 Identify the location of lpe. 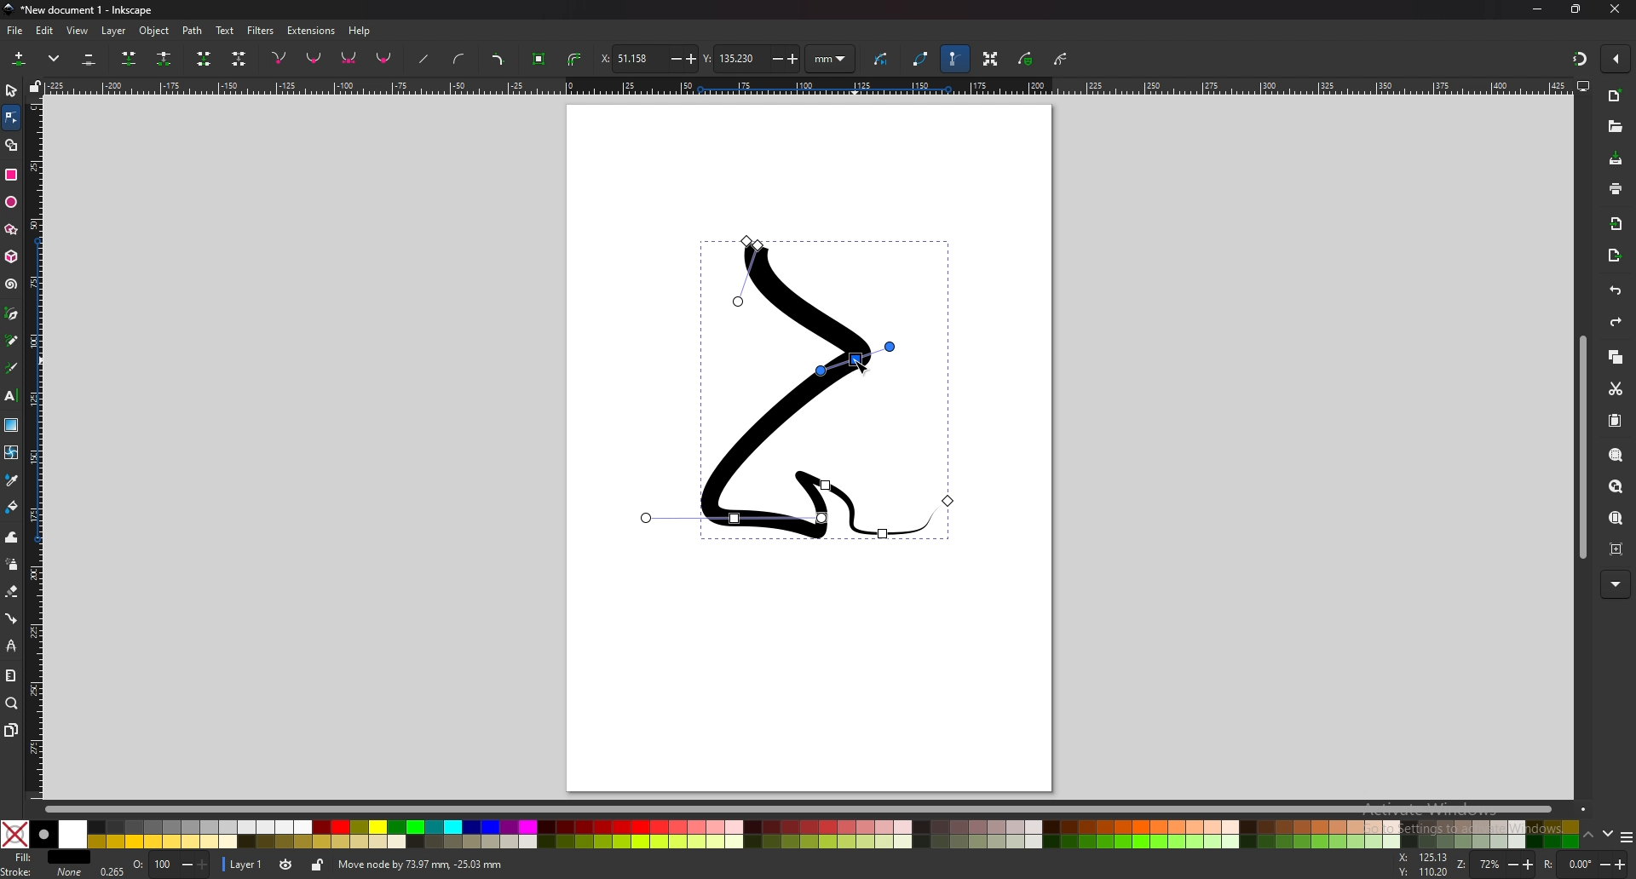
(11, 647).